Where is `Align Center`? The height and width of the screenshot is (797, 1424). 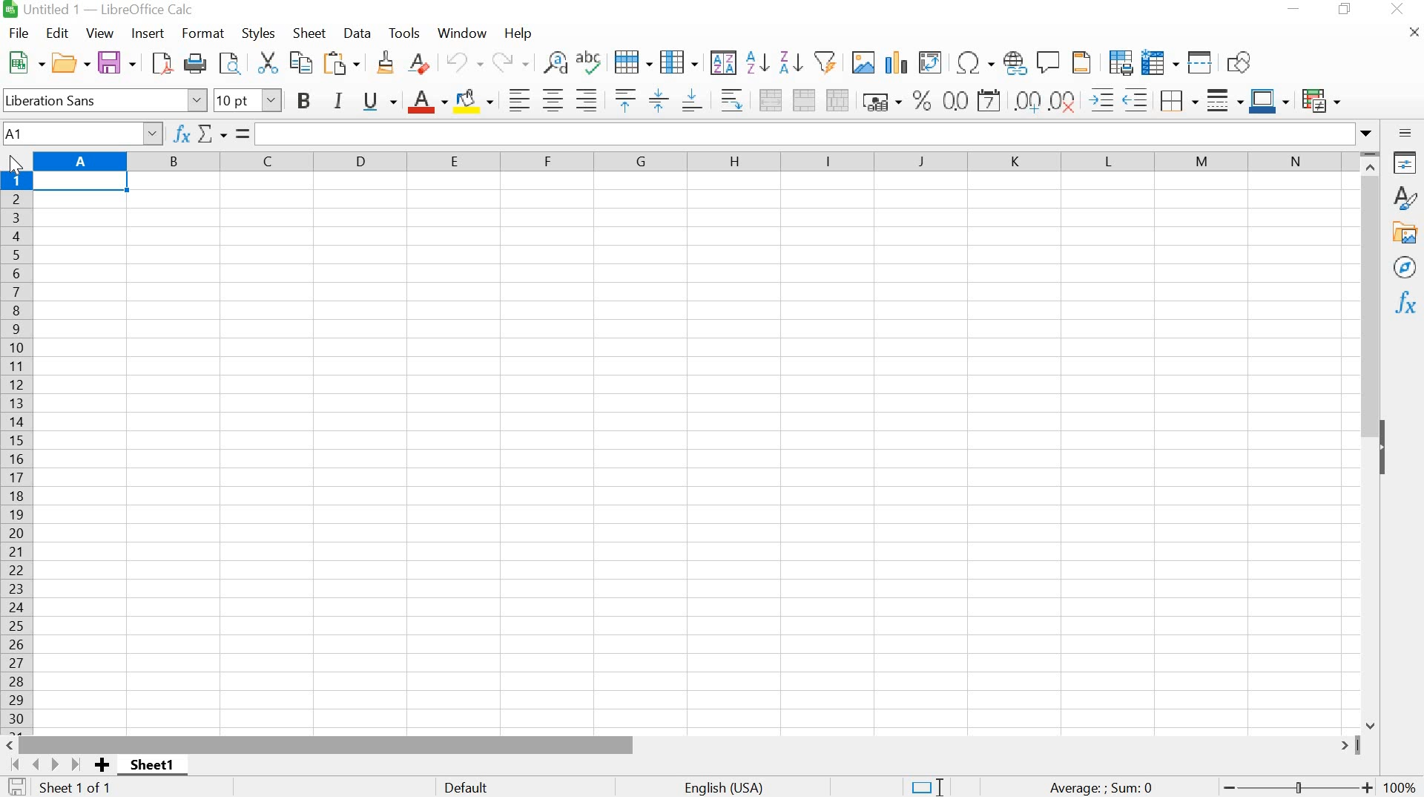
Align Center is located at coordinates (553, 101).